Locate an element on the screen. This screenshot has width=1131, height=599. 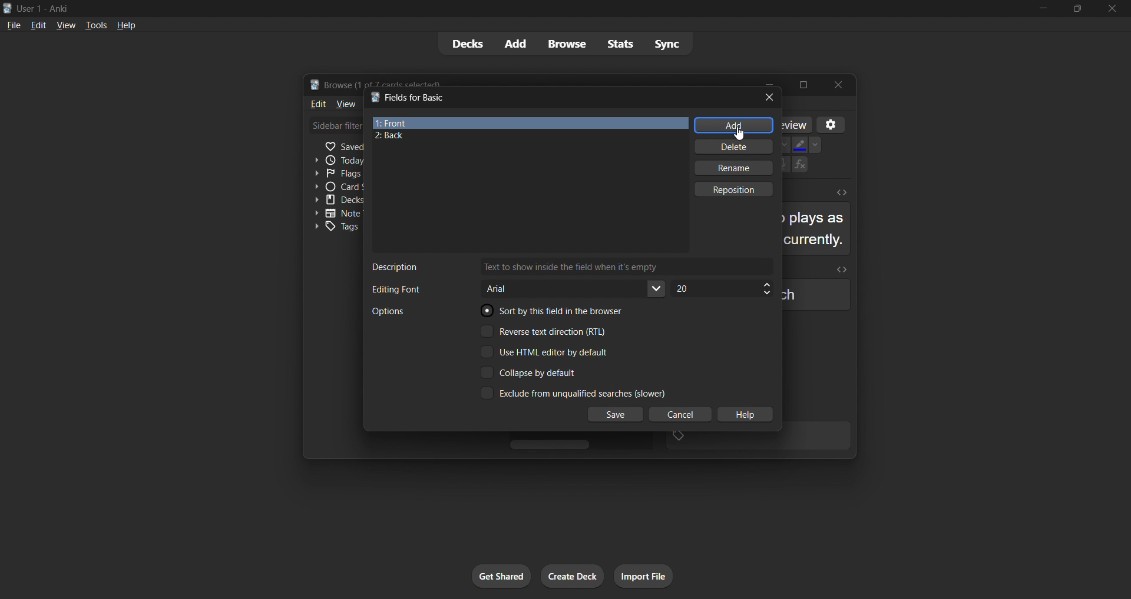
Sidebar filter is located at coordinates (334, 128).